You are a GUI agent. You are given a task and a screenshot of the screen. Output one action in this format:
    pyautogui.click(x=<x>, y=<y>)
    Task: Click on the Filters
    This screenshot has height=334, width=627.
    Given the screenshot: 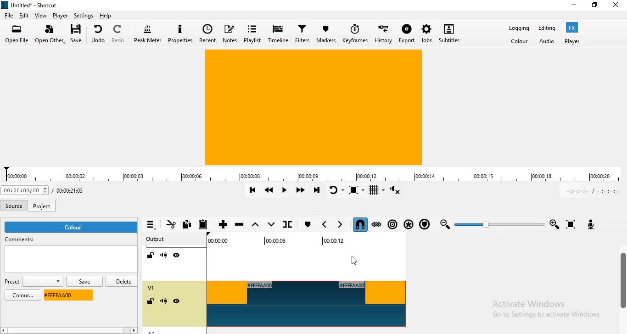 What is the action you would take?
    pyautogui.click(x=302, y=35)
    